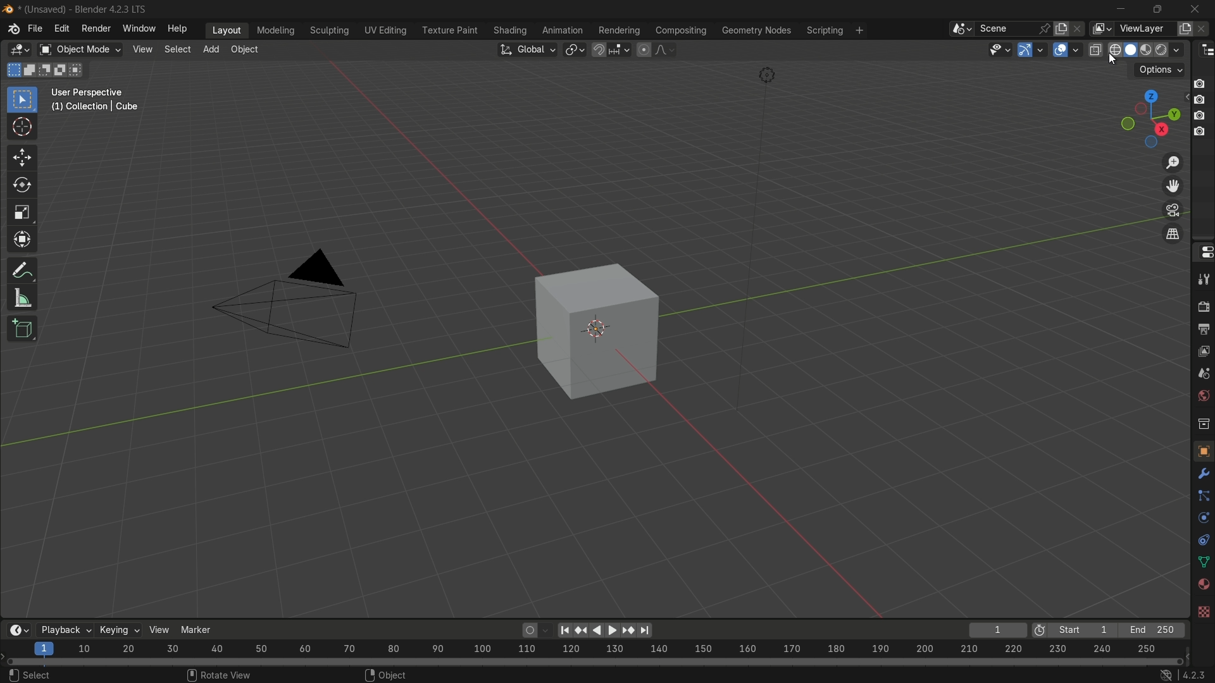  Describe the element at coordinates (1203, 352) in the screenshot. I see `view layer` at that location.